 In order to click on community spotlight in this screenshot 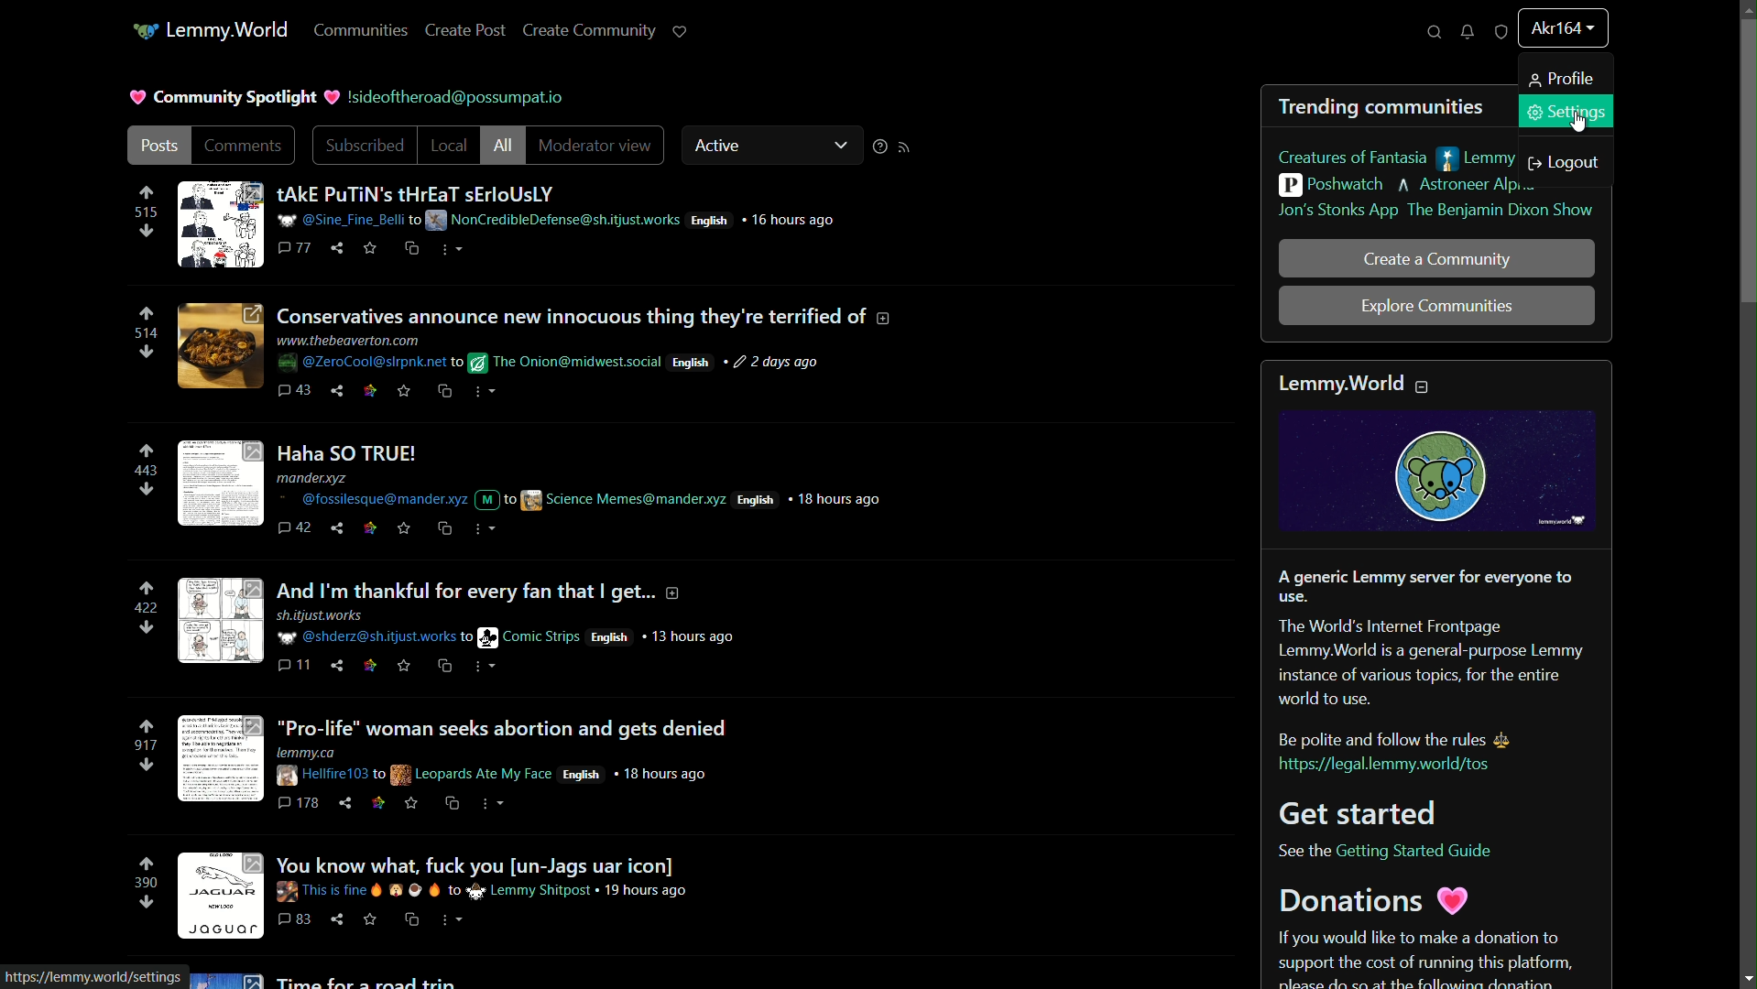, I will do `click(236, 95)`.